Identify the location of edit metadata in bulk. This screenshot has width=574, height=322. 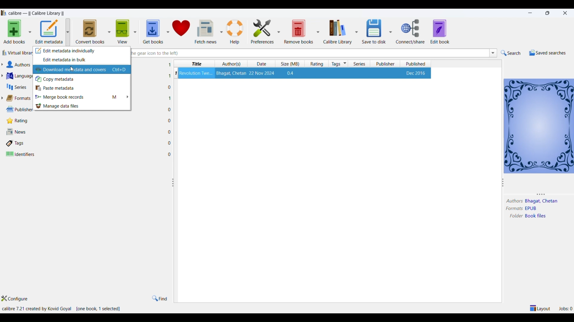
(82, 61).